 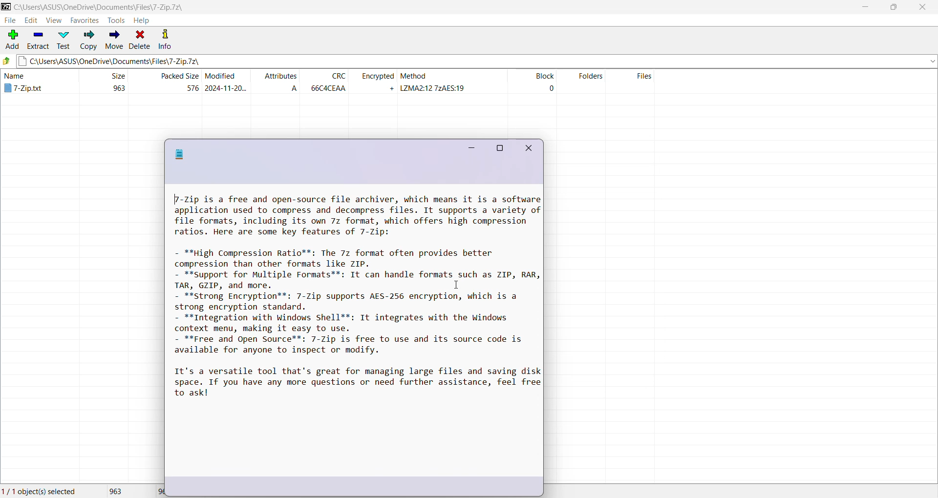 What do you see at coordinates (42, 490) in the screenshot?
I see `Current selection` at bounding box center [42, 490].